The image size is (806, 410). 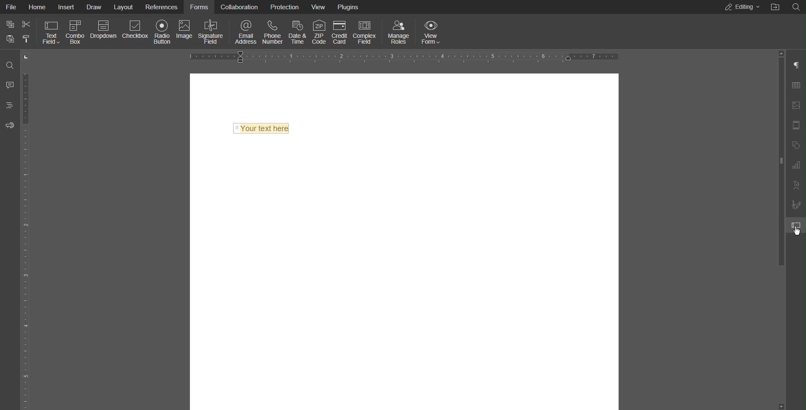 What do you see at coordinates (432, 31) in the screenshot?
I see `View Form` at bounding box center [432, 31].